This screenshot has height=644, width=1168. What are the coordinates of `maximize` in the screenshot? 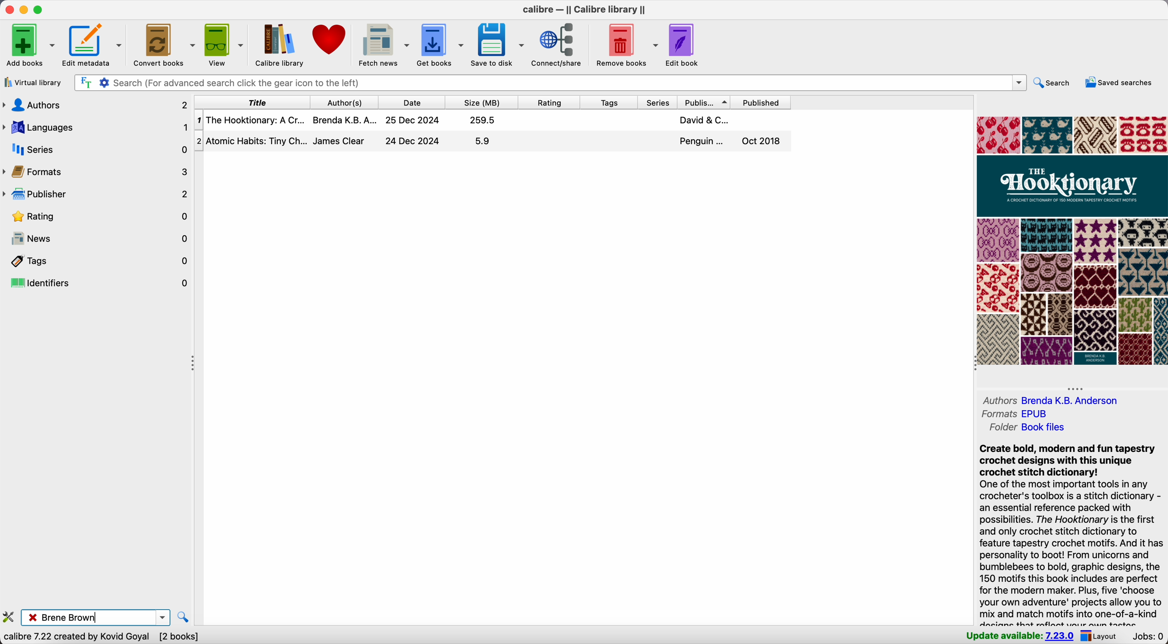 It's located at (40, 10).